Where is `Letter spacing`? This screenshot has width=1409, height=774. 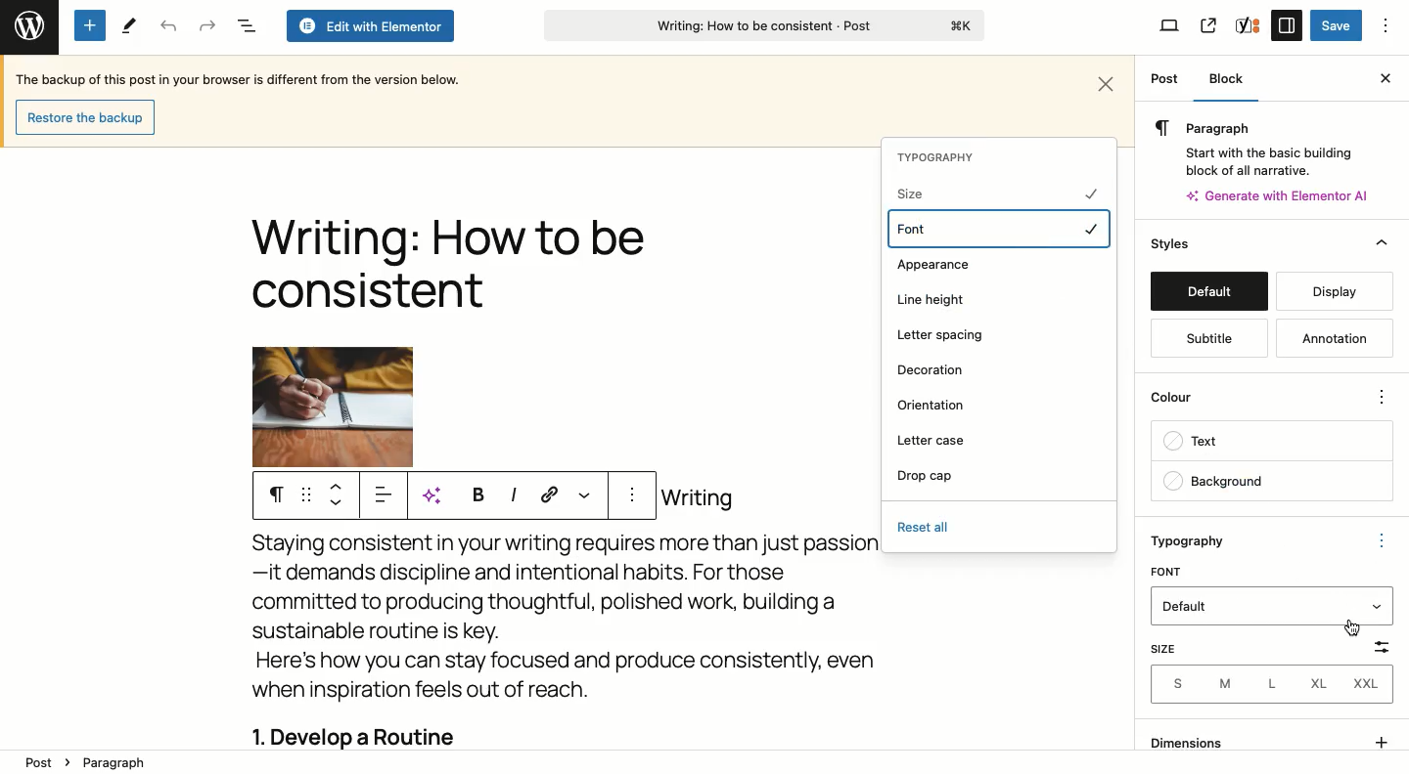 Letter spacing is located at coordinates (943, 335).